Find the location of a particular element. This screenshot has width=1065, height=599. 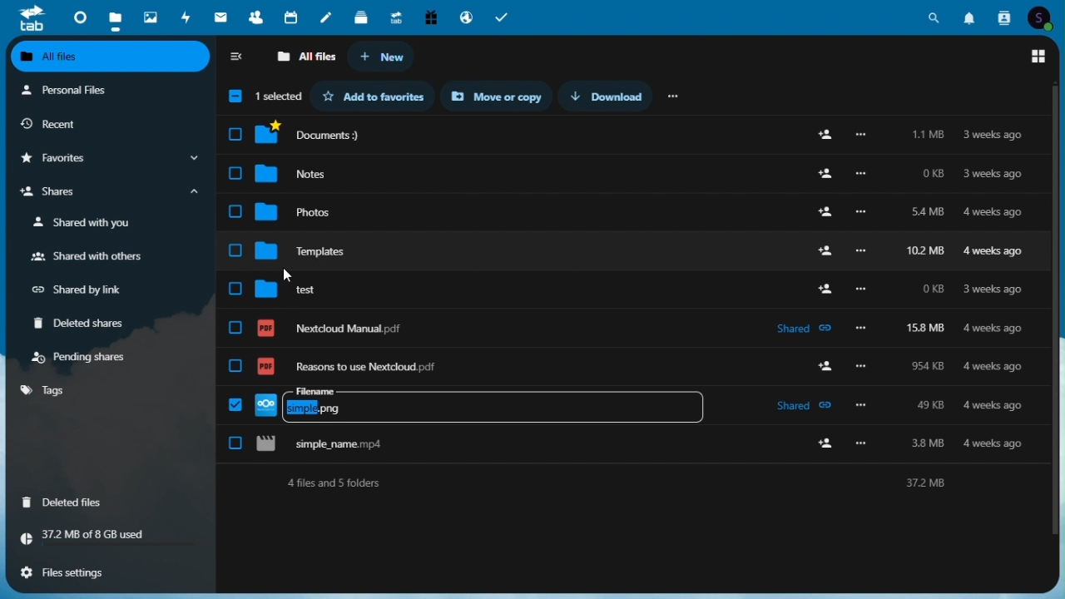

NextcloudManual.pdf 158 MB 4 weeks ago is located at coordinates (632, 320).